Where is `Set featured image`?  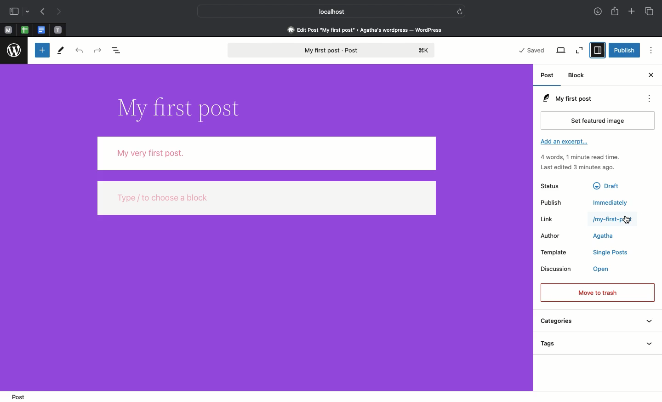
Set featured image is located at coordinates (598, 120).